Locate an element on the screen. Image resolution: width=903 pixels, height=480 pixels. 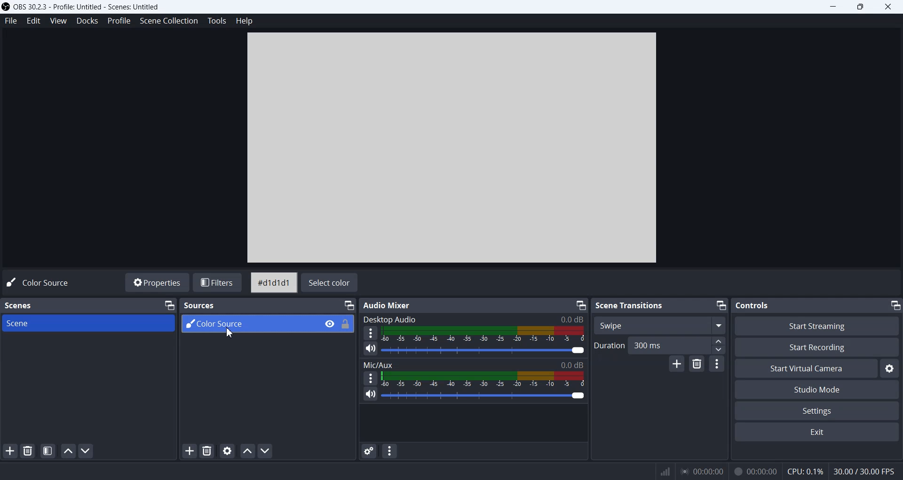
00:00:00 is located at coordinates (701, 471).